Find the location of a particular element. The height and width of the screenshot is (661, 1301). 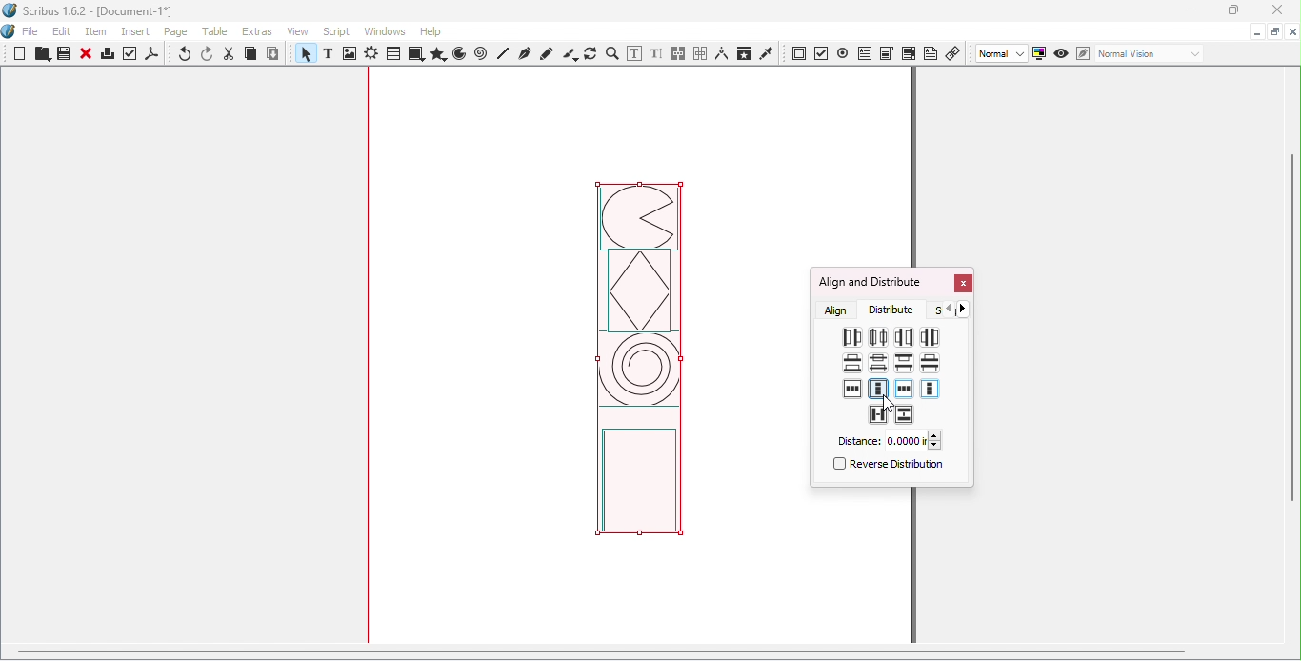

Toggle color management system is located at coordinates (1040, 52).